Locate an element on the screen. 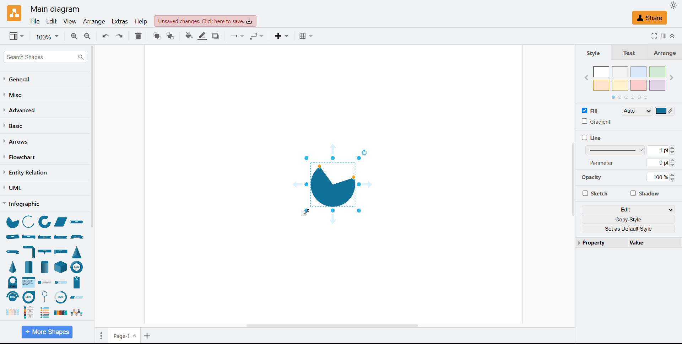  Arrange  is located at coordinates (95, 22).